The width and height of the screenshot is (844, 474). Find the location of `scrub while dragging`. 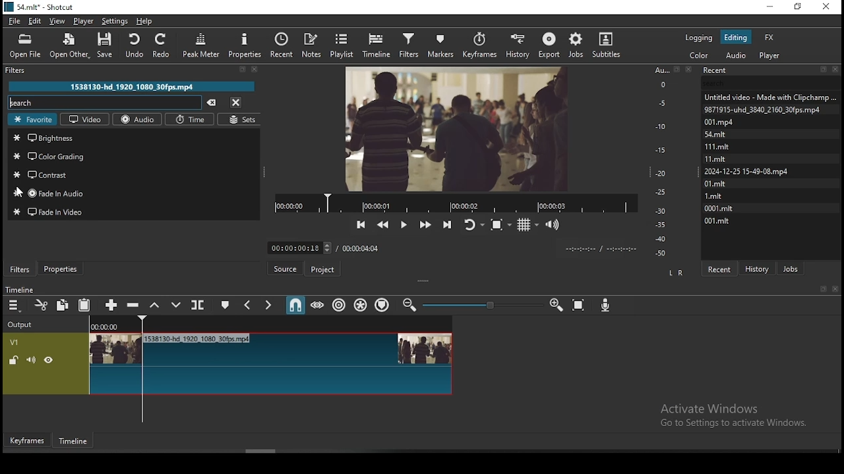

scrub while dragging is located at coordinates (318, 306).